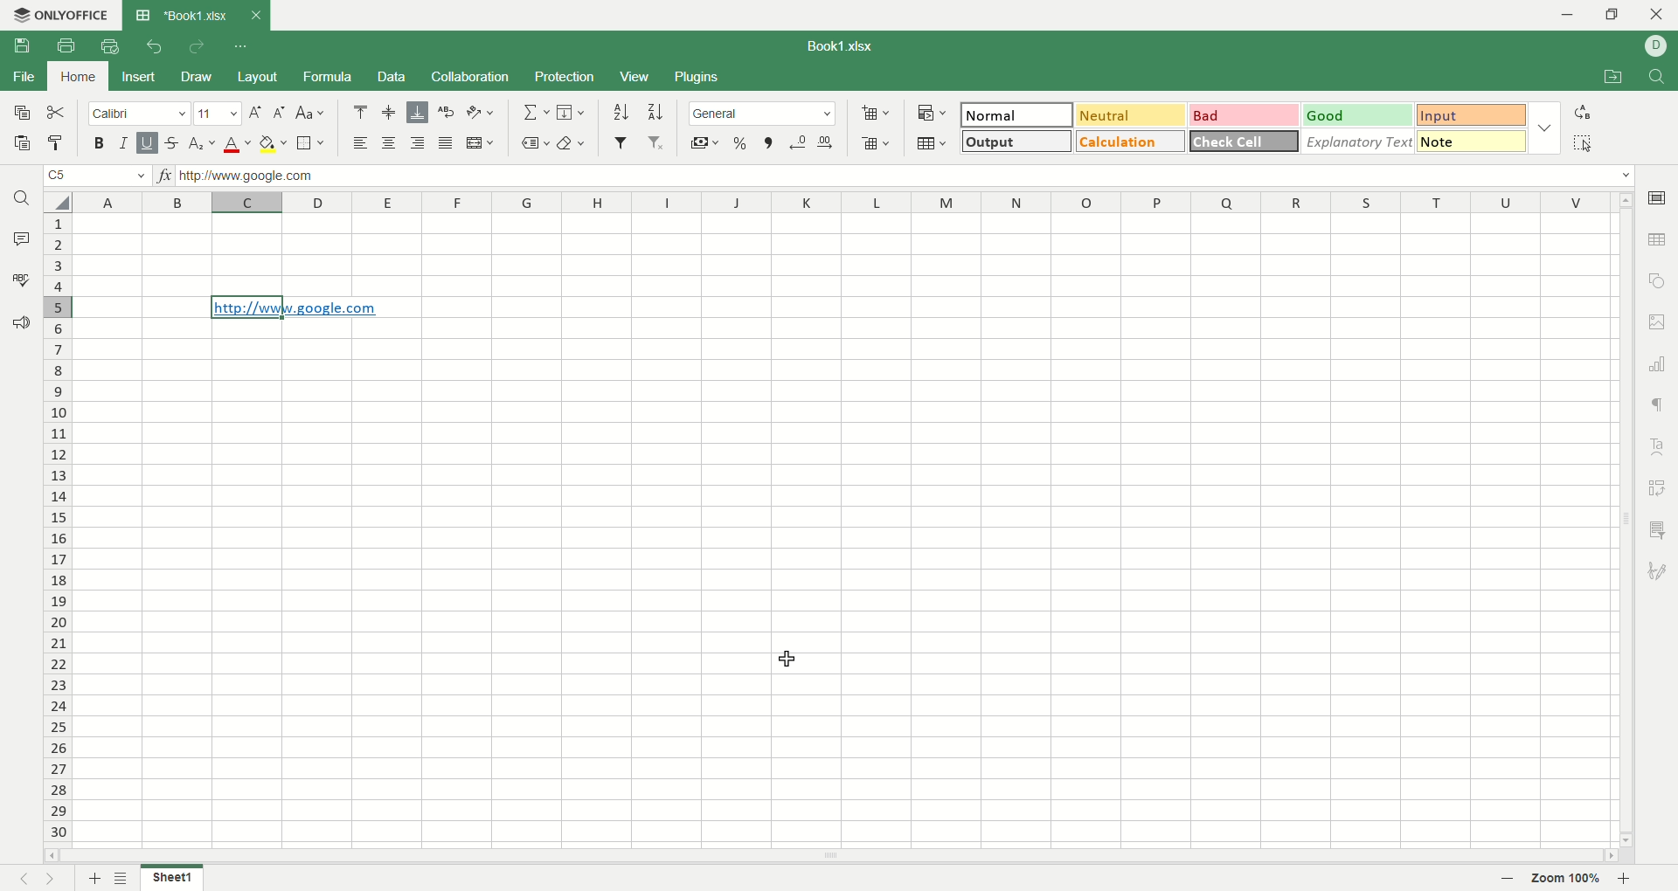 The height and width of the screenshot is (891, 1678). Describe the element at coordinates (20, 116) in the screenshot. I see `copy` at that location.